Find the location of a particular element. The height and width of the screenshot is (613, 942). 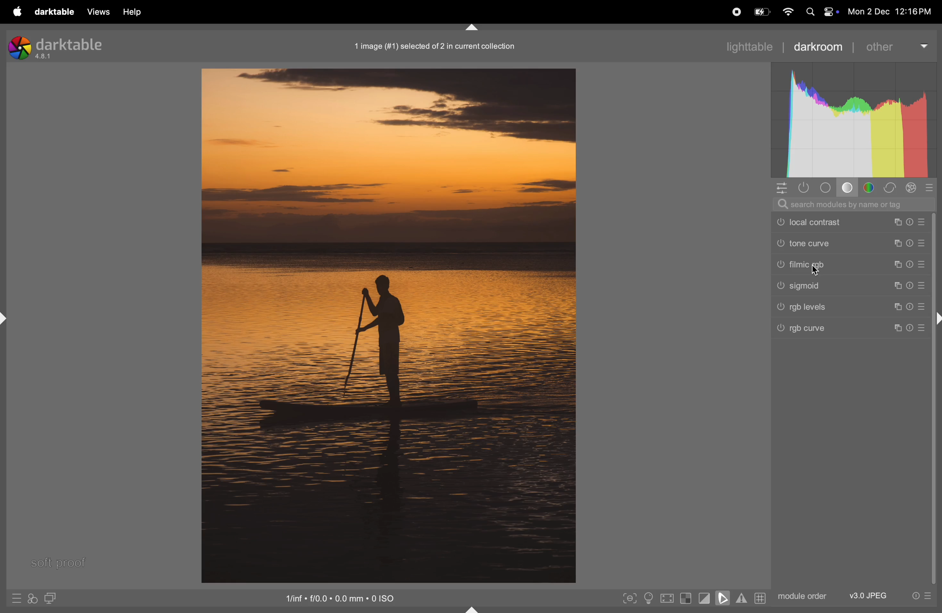

local contrast is located at coordinates (851, 222).